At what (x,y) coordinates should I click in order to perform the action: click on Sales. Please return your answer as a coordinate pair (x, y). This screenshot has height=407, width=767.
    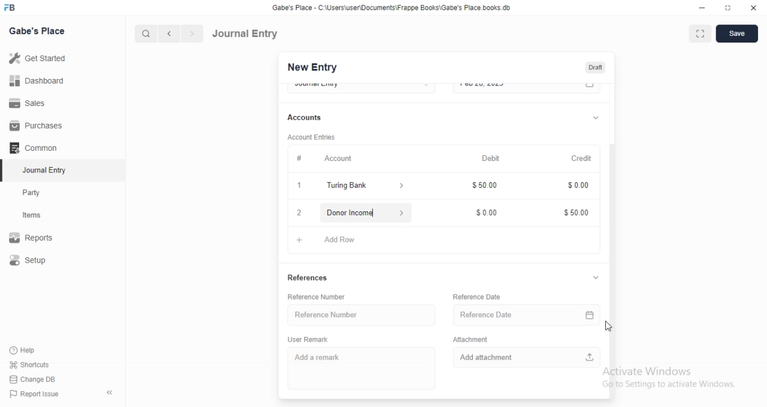
    Looking at the image, I should click on (38, 102).